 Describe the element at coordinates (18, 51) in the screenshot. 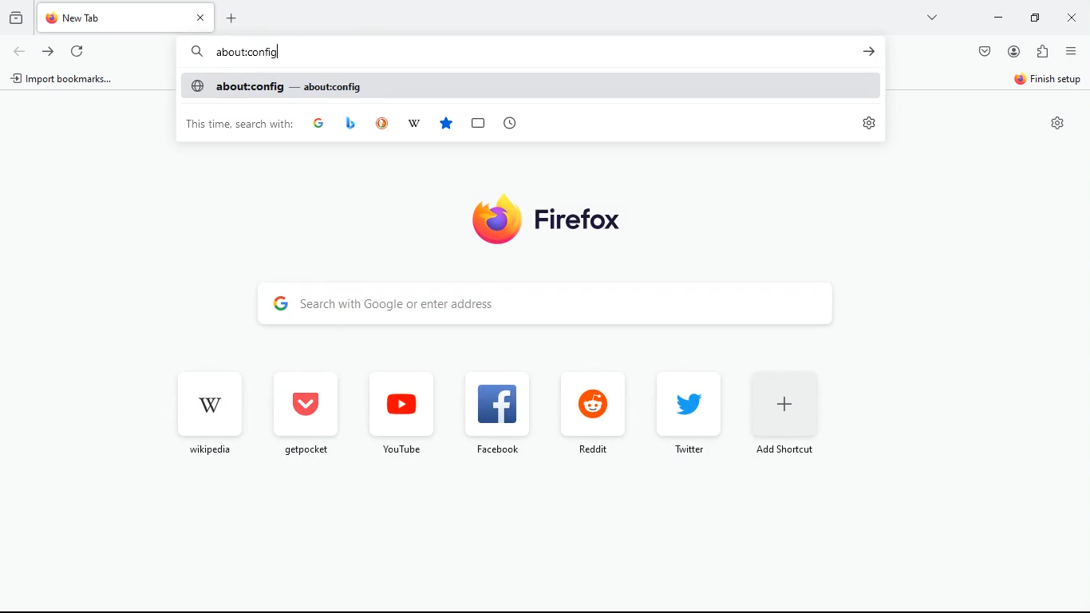

I see `back` at that location.